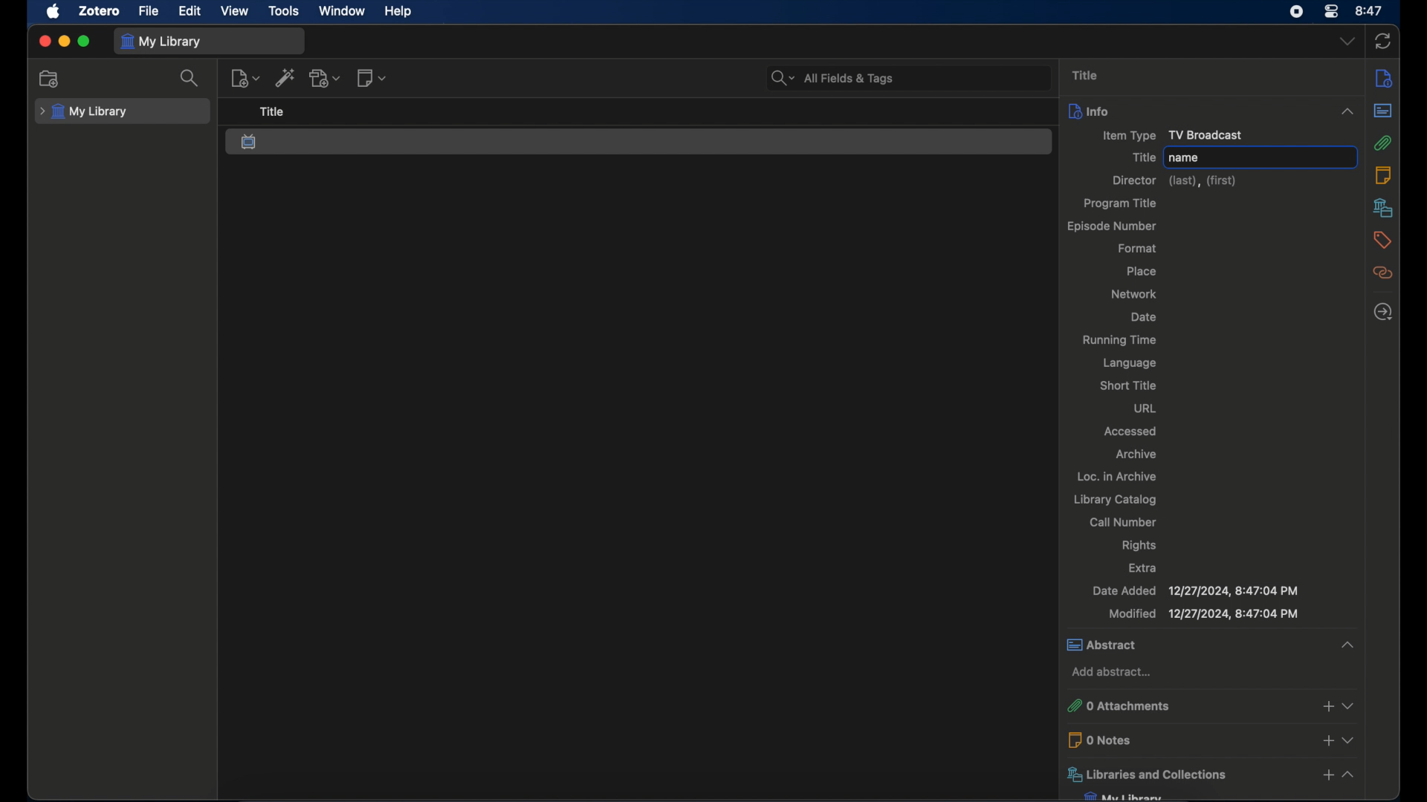 This screenshot has height=802, width=1427. What do you see at coordinates (1296, 12) in the screenshot?
I see `screen recorder` at bounding box center [1296, 12].